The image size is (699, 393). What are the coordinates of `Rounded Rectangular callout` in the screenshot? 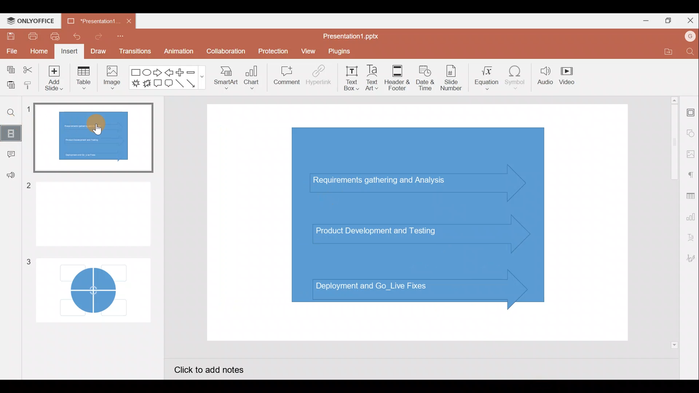 It's located at (169, 84).